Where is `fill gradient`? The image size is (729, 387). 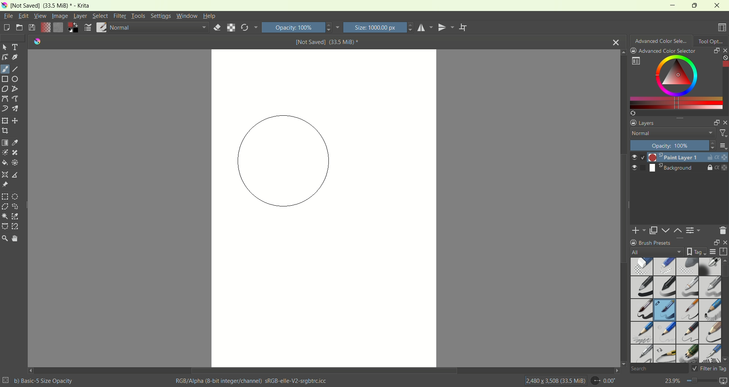 fill gradient is located at coordinates (45, 28).